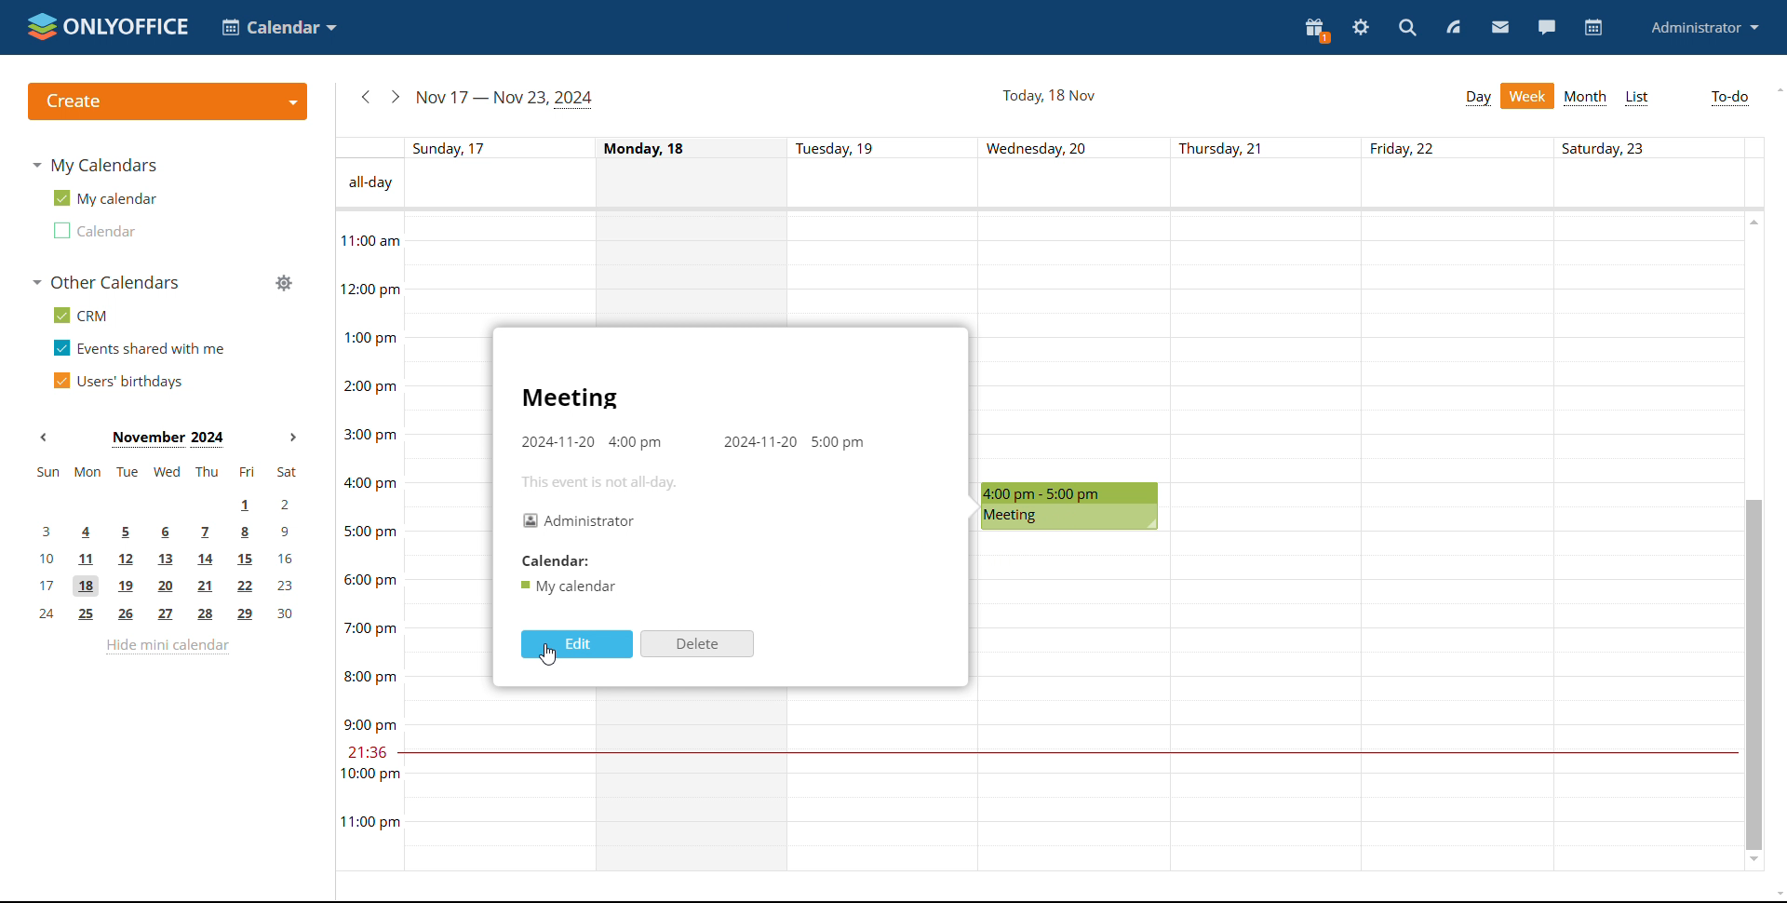 The height and width of the screenshot is (903, 1787). Describe the element at coordinates (1066, 753) in the screenshot. I see `current time` at that location.